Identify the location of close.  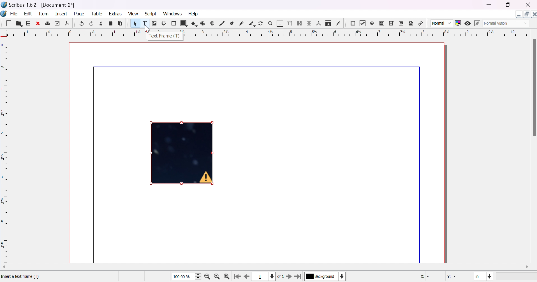
(534, 13).